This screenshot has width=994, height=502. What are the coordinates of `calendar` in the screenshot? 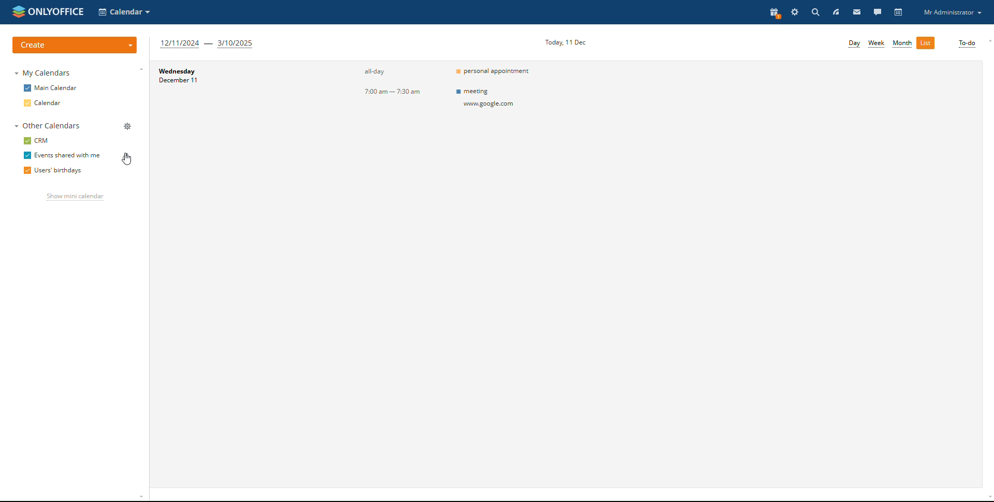 It's located at (899, 12).